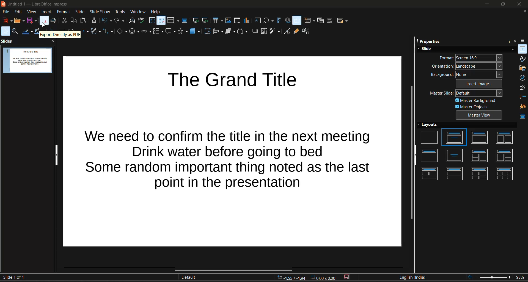  Describe the element at coordinates (233, 151) in the screenshot. I see `The Grand Title
We need to confirm the title in the next meeting
Drink water before going to bed
Some random important thing noted as the last
point in the presentation` at that location.